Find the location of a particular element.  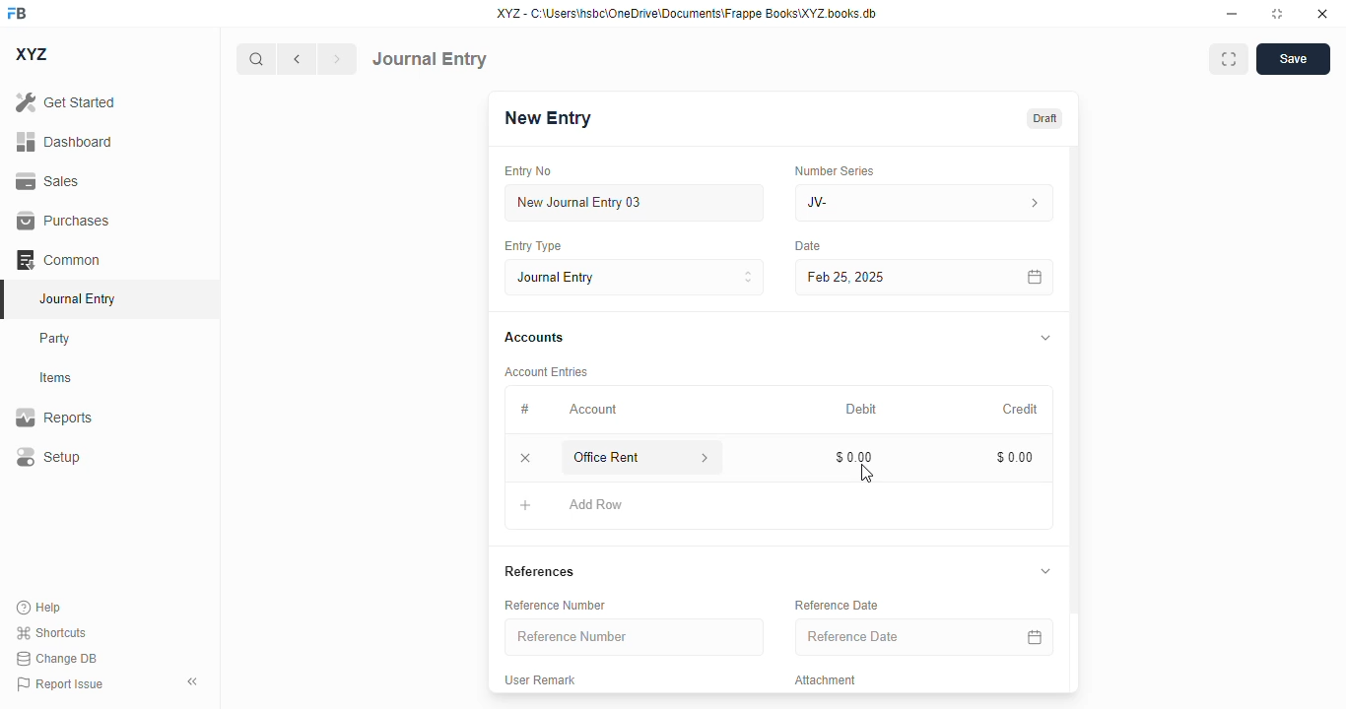

FB logo is located at coordinates (17, 12).